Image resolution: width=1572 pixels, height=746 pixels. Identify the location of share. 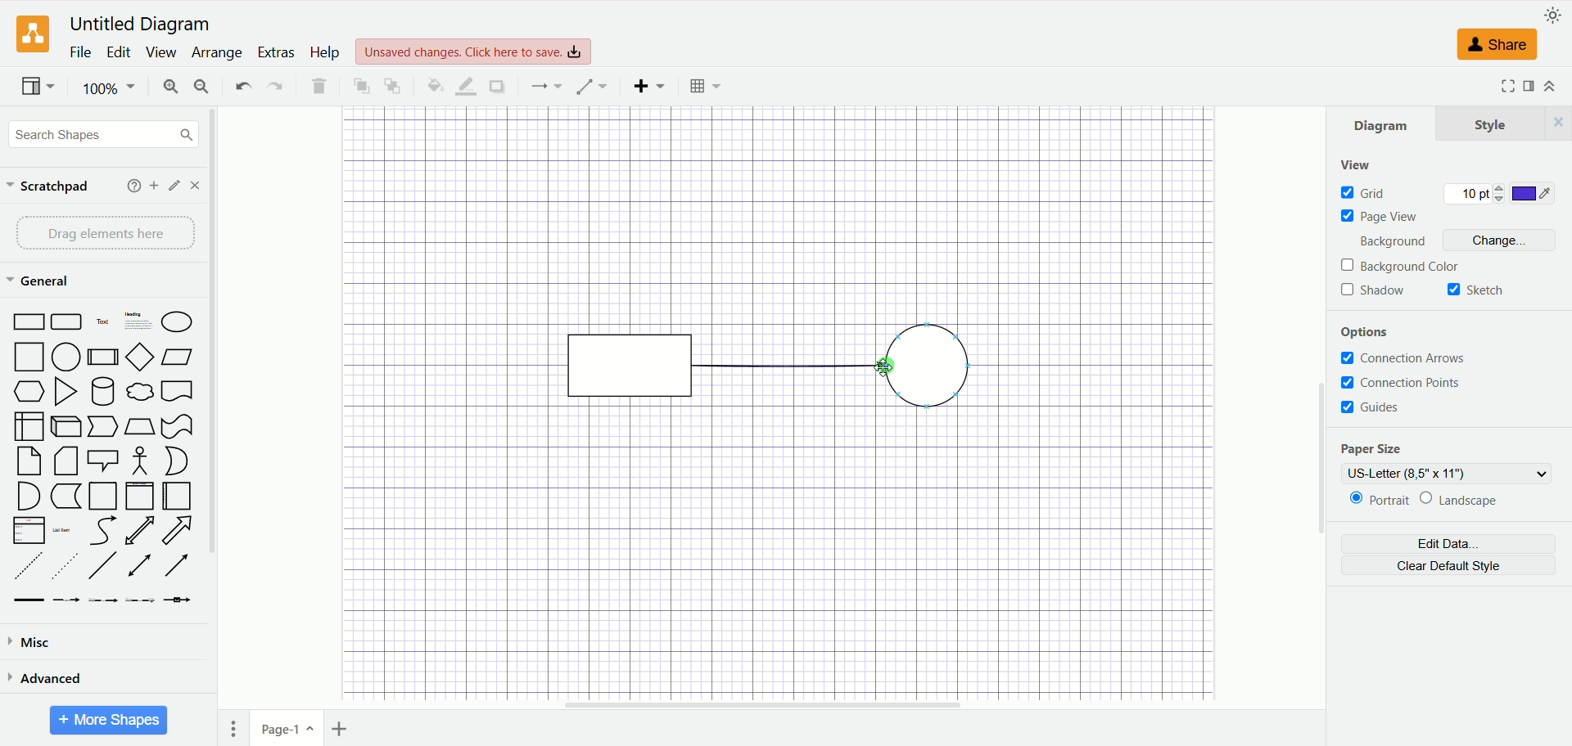
(1497, 45).